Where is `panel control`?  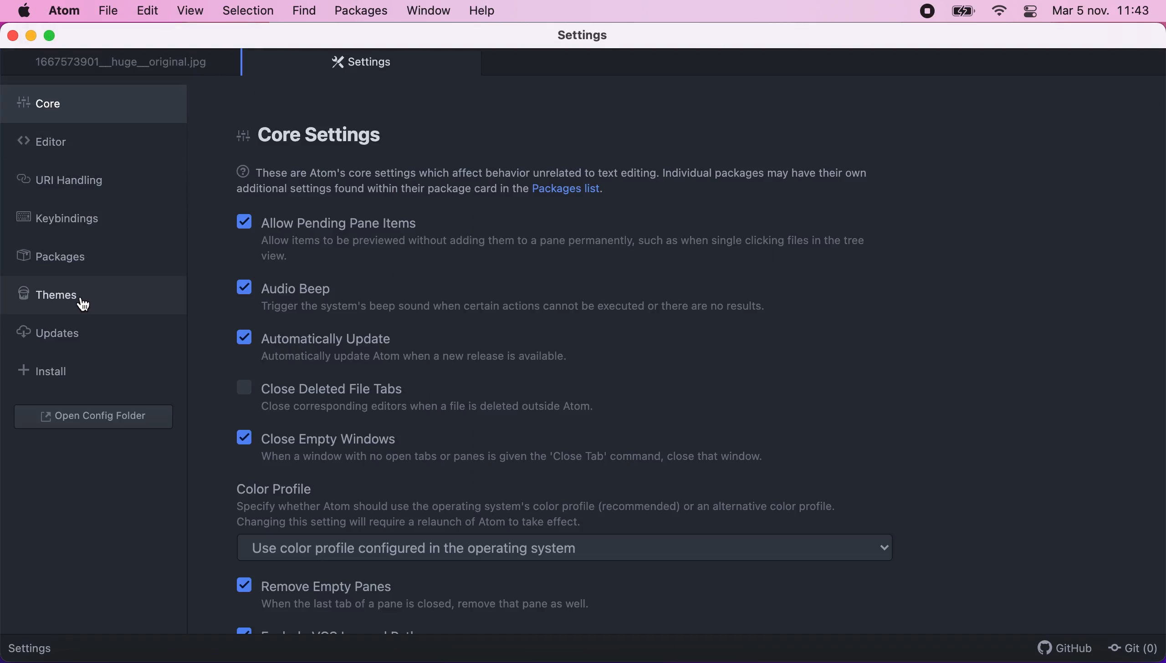
panel control is located at coordinates (1030, 12).